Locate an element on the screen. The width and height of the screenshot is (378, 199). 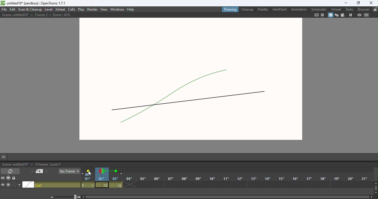
Vertical scroll bar is located at coordinates (375, 188).